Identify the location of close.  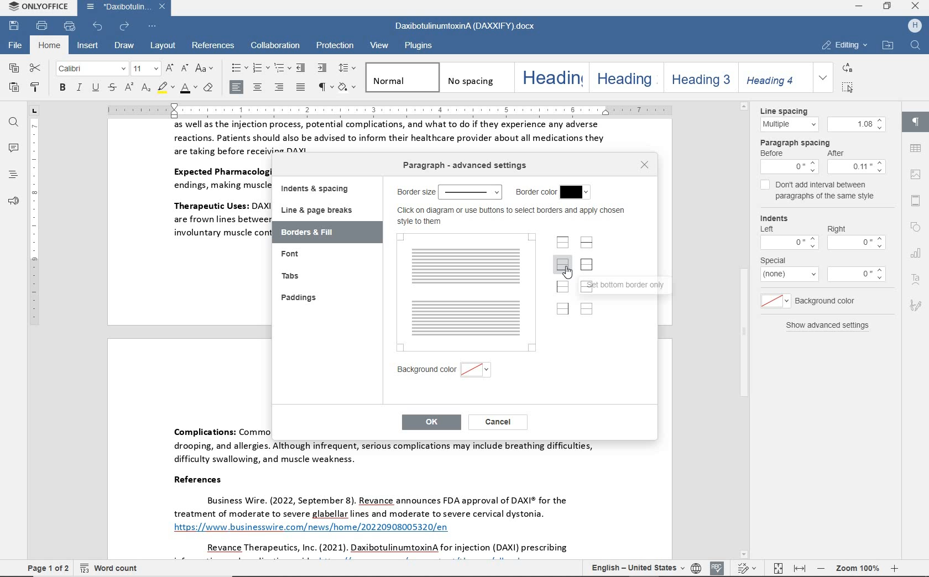
(916, 6).